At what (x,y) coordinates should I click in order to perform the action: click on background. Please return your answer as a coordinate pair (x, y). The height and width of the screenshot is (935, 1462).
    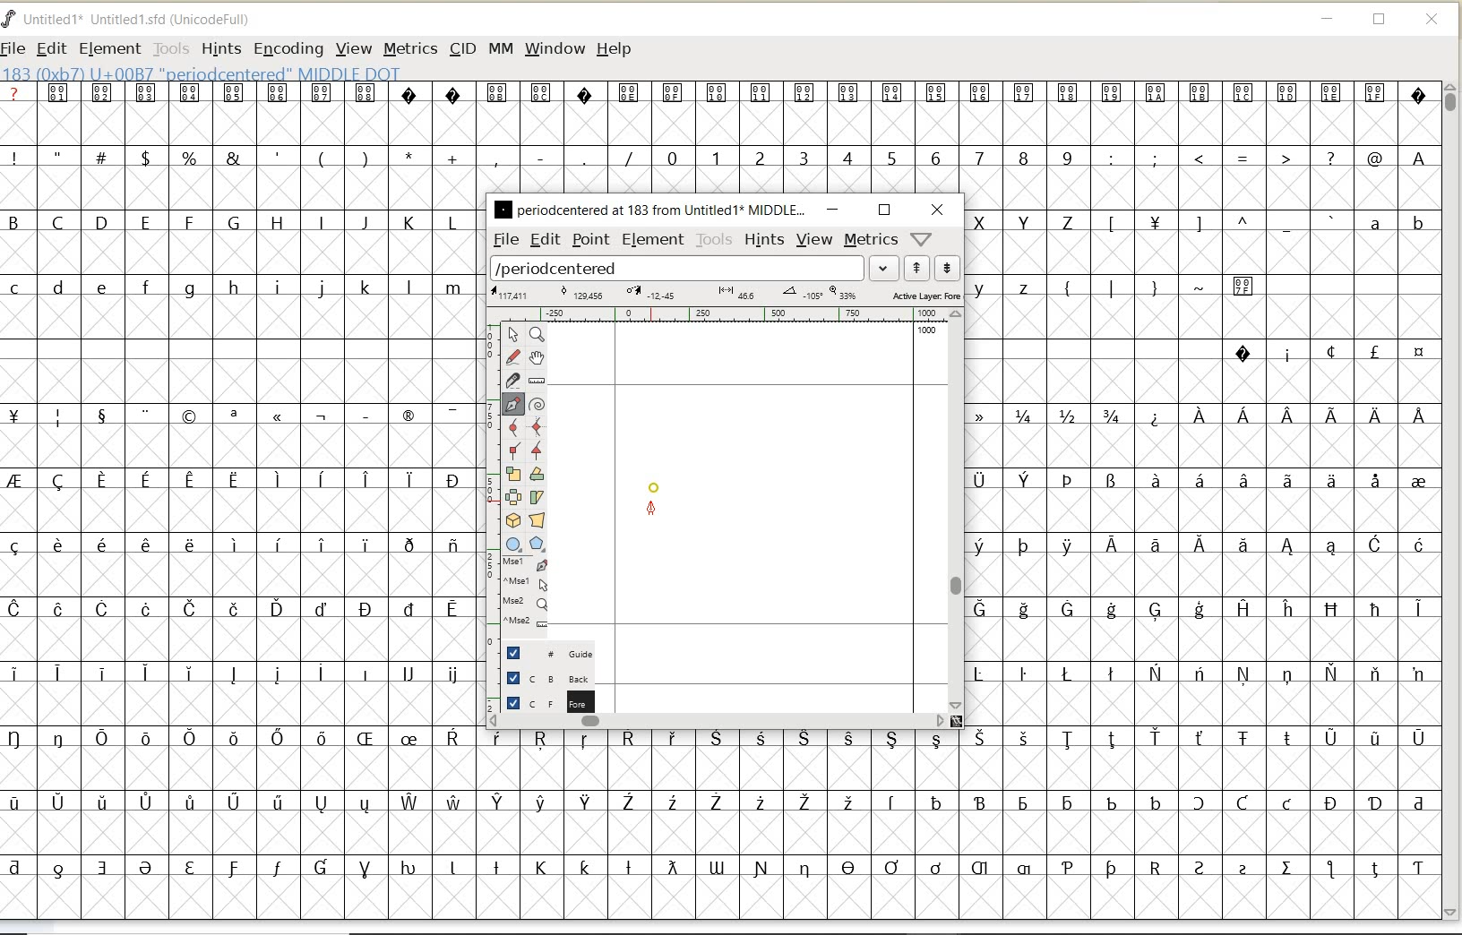
    Looking at the image, I should click on (542, 678).